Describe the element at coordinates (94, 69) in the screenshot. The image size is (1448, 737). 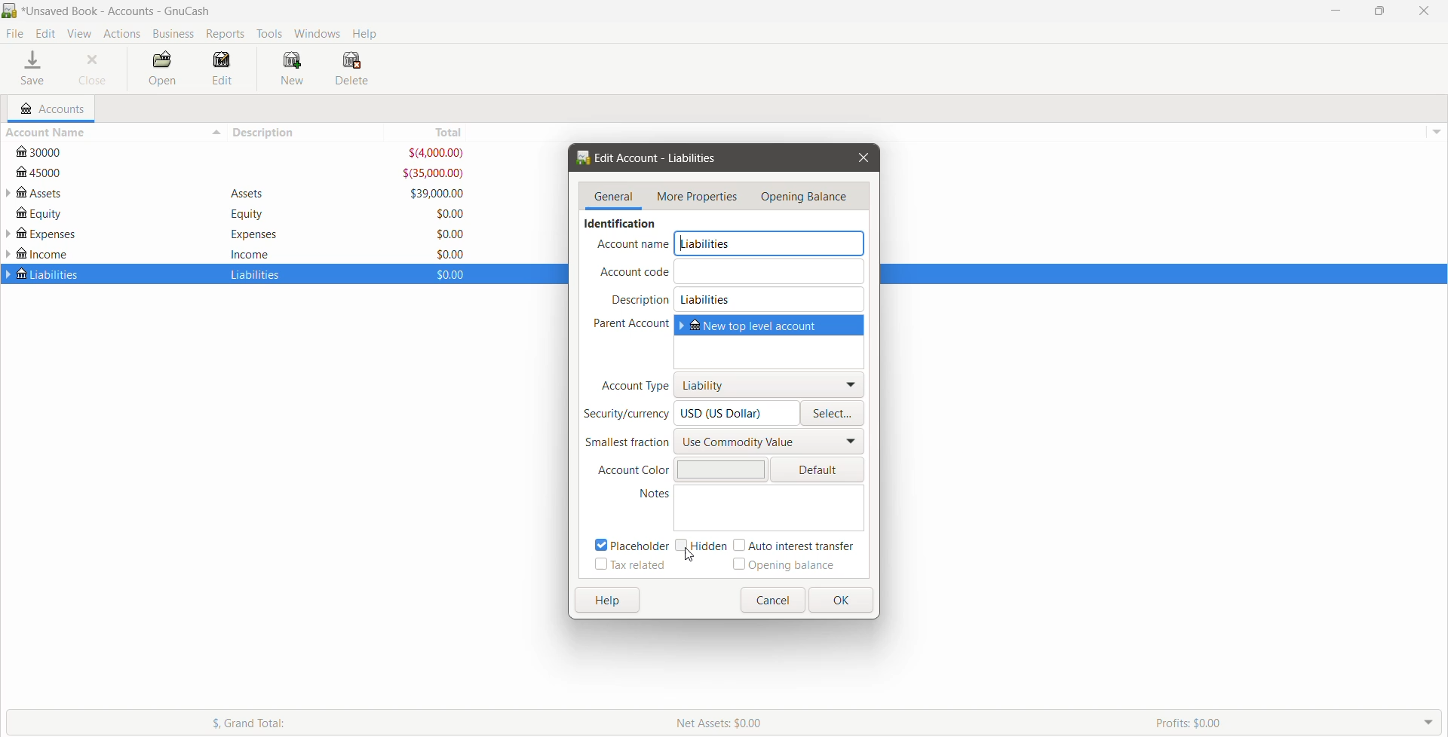
I see `Close` at that location.